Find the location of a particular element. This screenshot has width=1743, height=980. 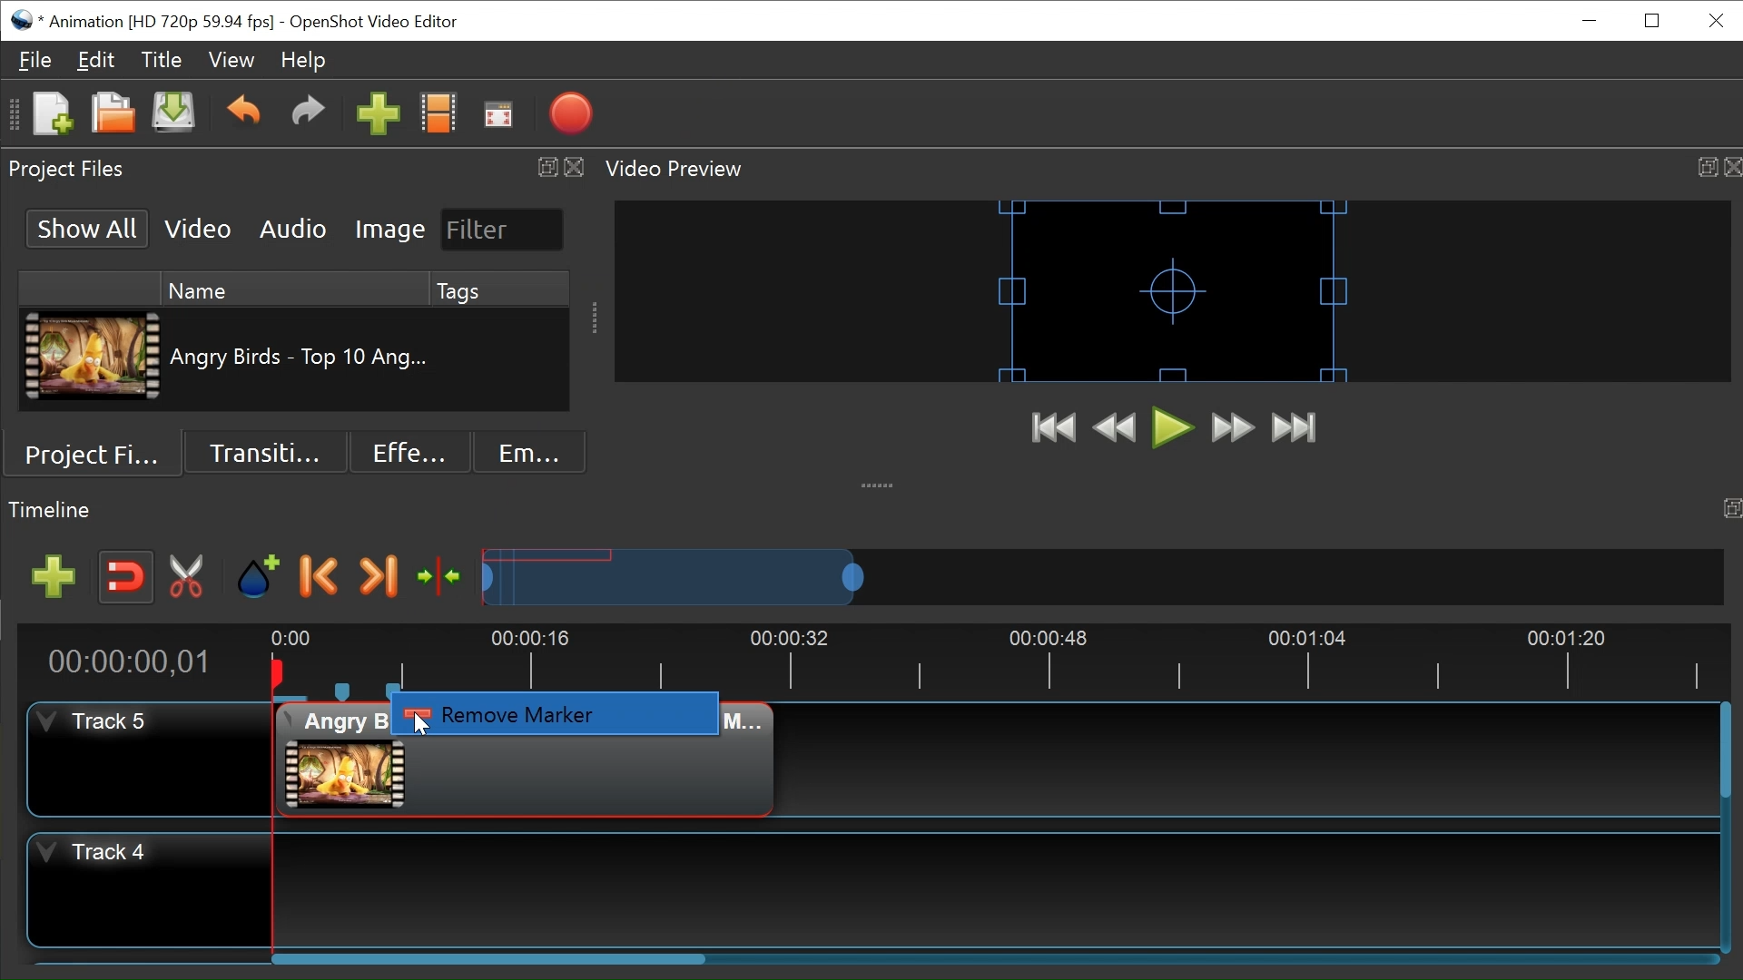

Fast Forward is located at coordinates (1232, 427).